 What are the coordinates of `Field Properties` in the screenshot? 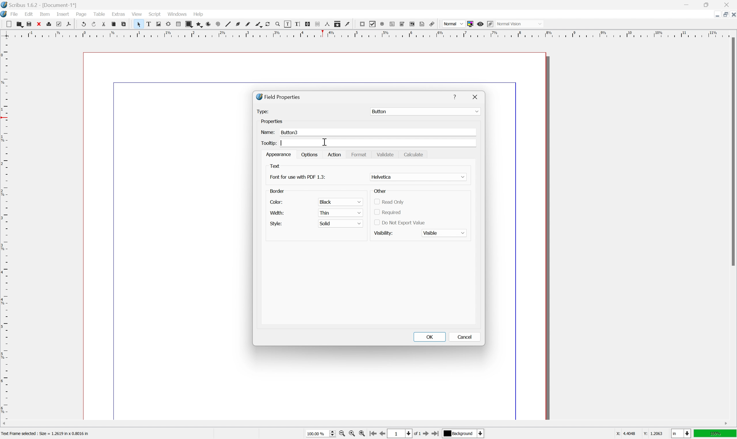 It's located at (278, 96).